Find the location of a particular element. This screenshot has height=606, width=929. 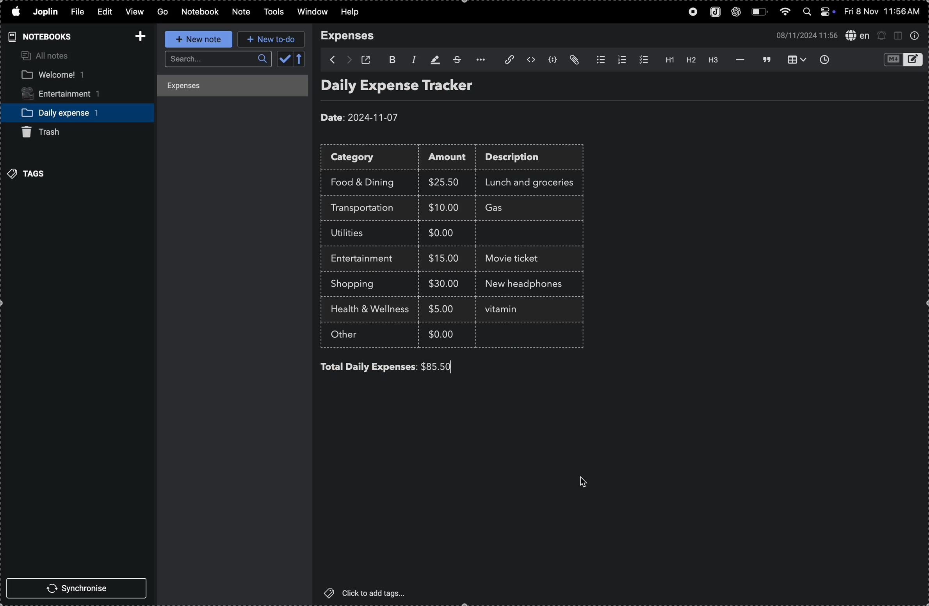

Daily expense tracker is located at coordinates (412, 87).